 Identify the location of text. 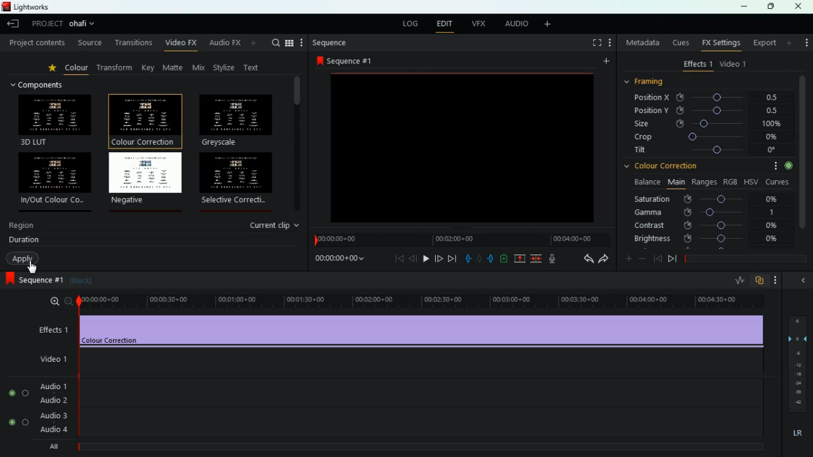
(254, 67).